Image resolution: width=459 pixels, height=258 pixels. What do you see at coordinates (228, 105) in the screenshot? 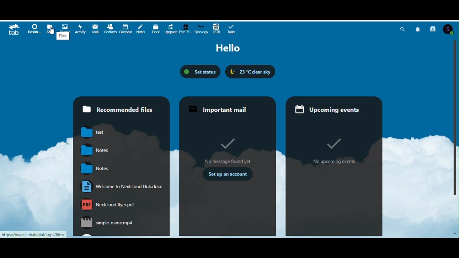
I see `Important mail` at bounding box center [228, 105].